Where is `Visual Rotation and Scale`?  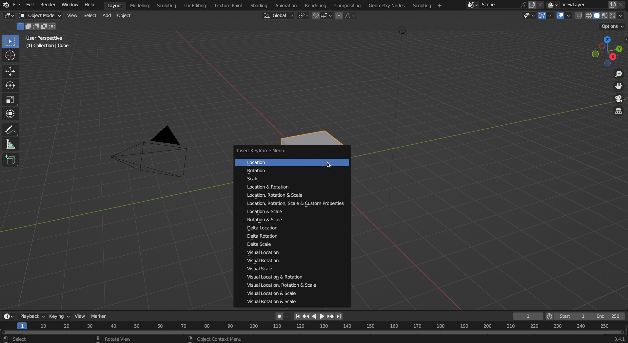
Visual Rotation and Scale is located at coordinates (270, 302).